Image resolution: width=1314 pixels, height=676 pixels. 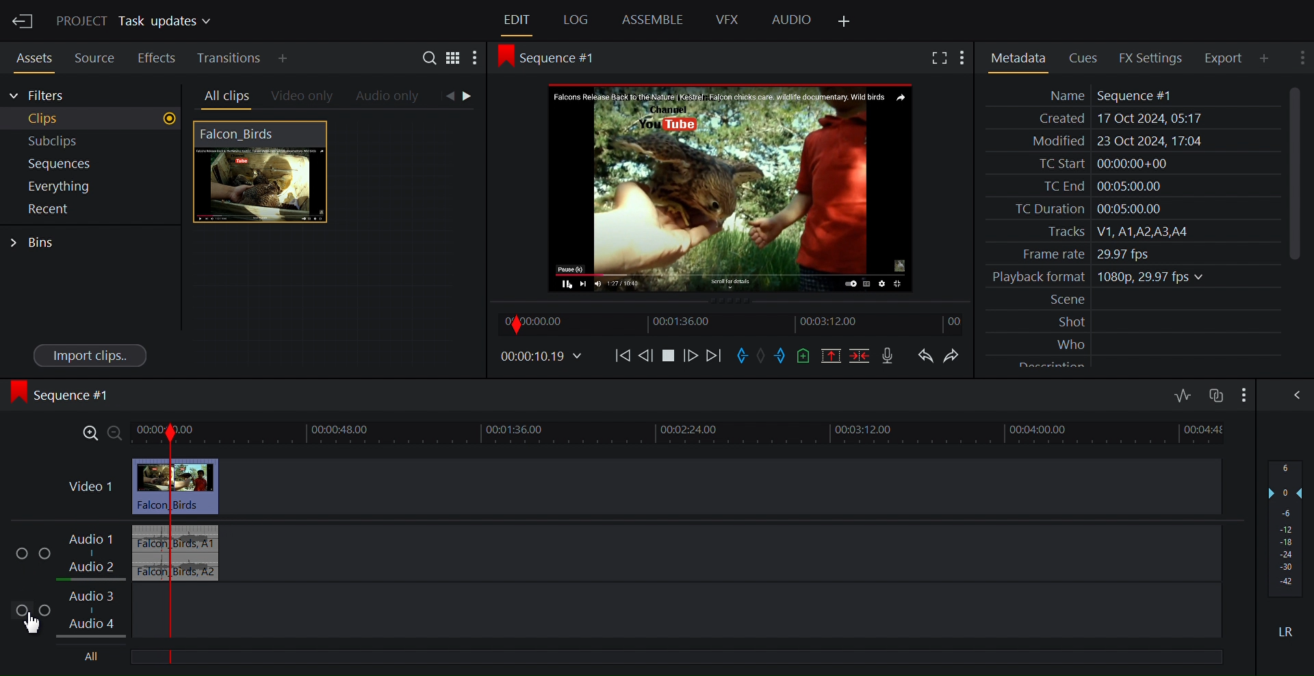 What do you see at coordinates (89, 186) in the screenshot?
I see `Show everything in the current project` at bounding box center [89, 186].